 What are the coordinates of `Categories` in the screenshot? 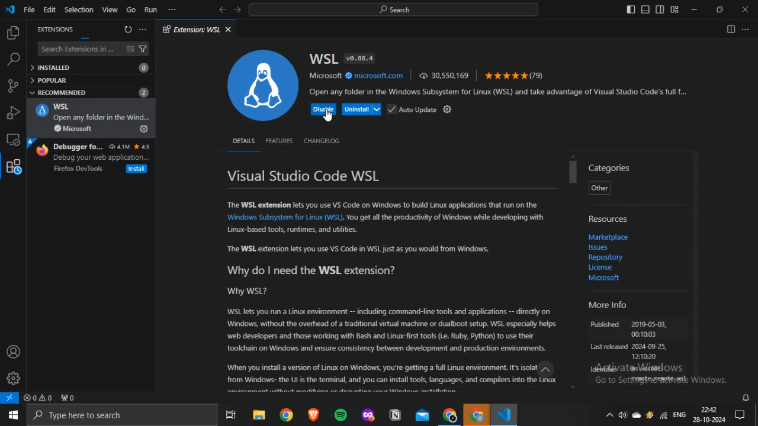 It's located at (611, 167).